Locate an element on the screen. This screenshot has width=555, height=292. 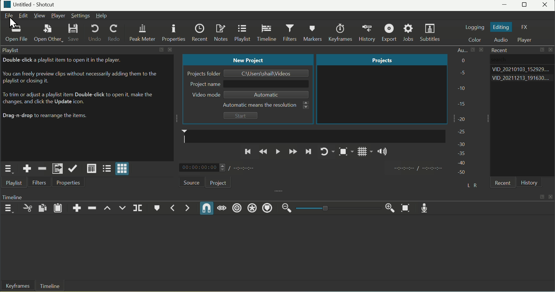
Close is located at coordinates (546, 5).